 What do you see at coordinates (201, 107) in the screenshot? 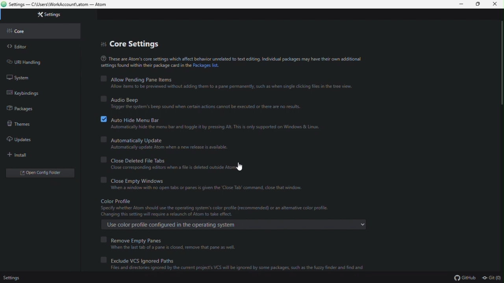
I see `‘Trigger the system's beep sound when certain actions cannot be executed or there are no results.` at bounding box center [201, 107].